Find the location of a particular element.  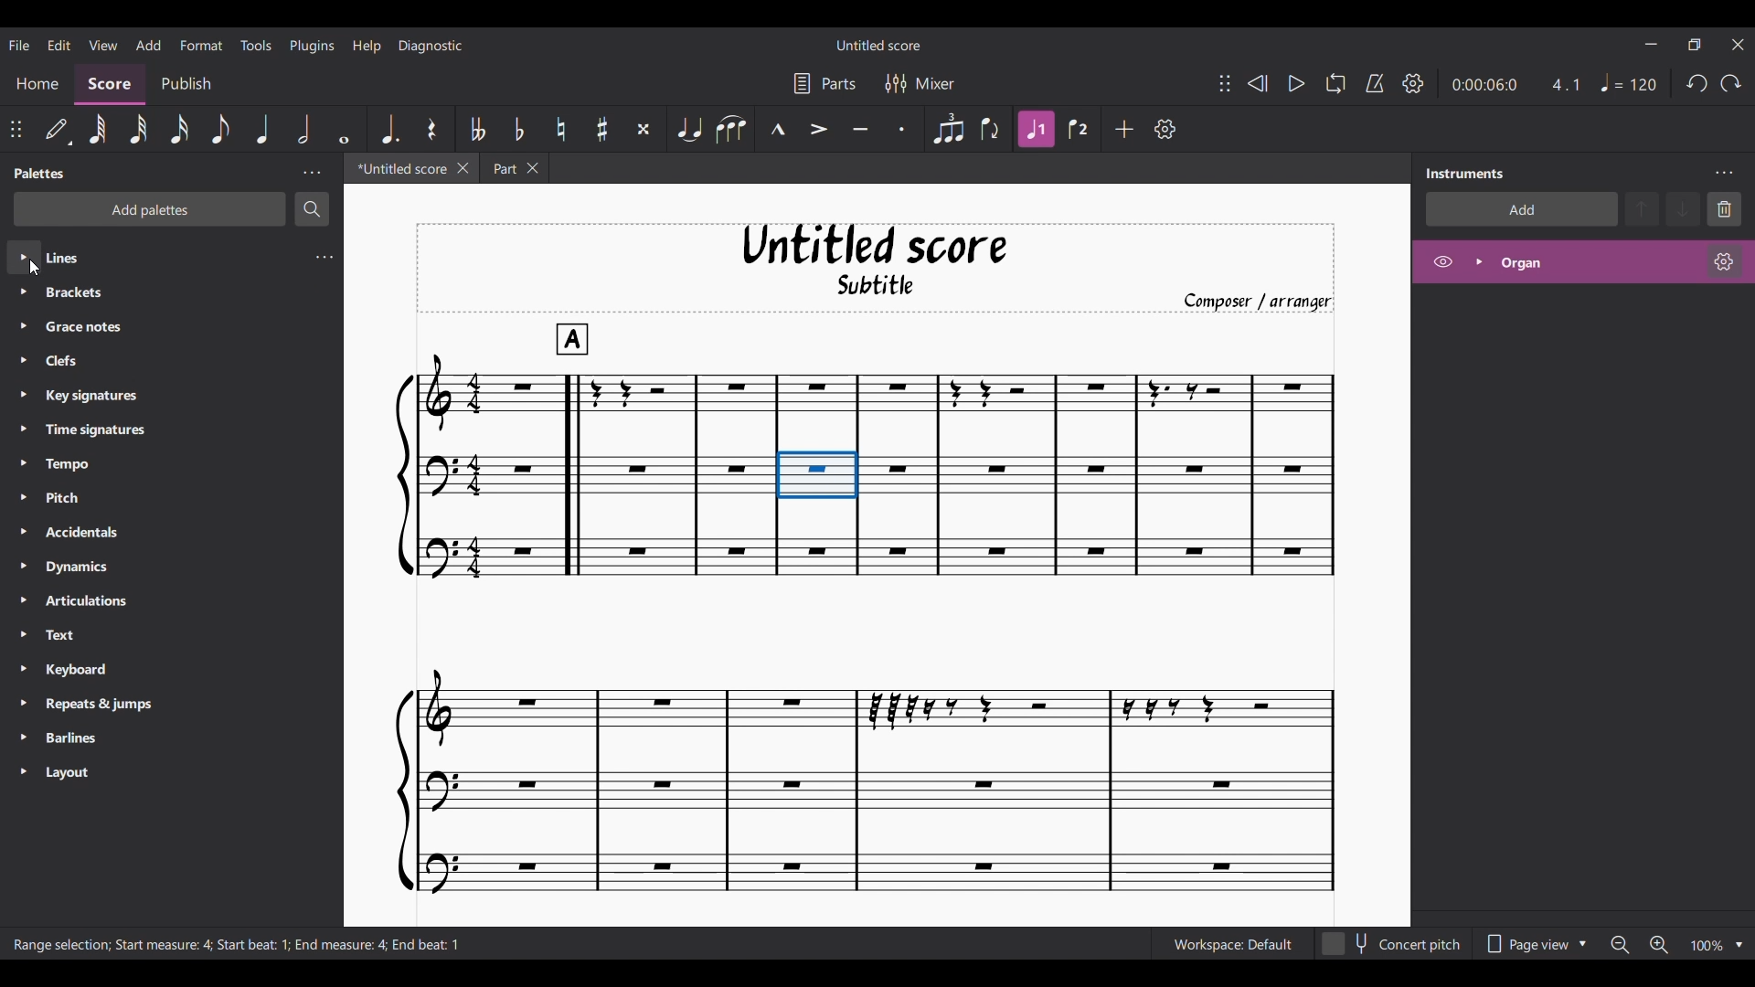

32nd note is located at coordinates (139, 131).